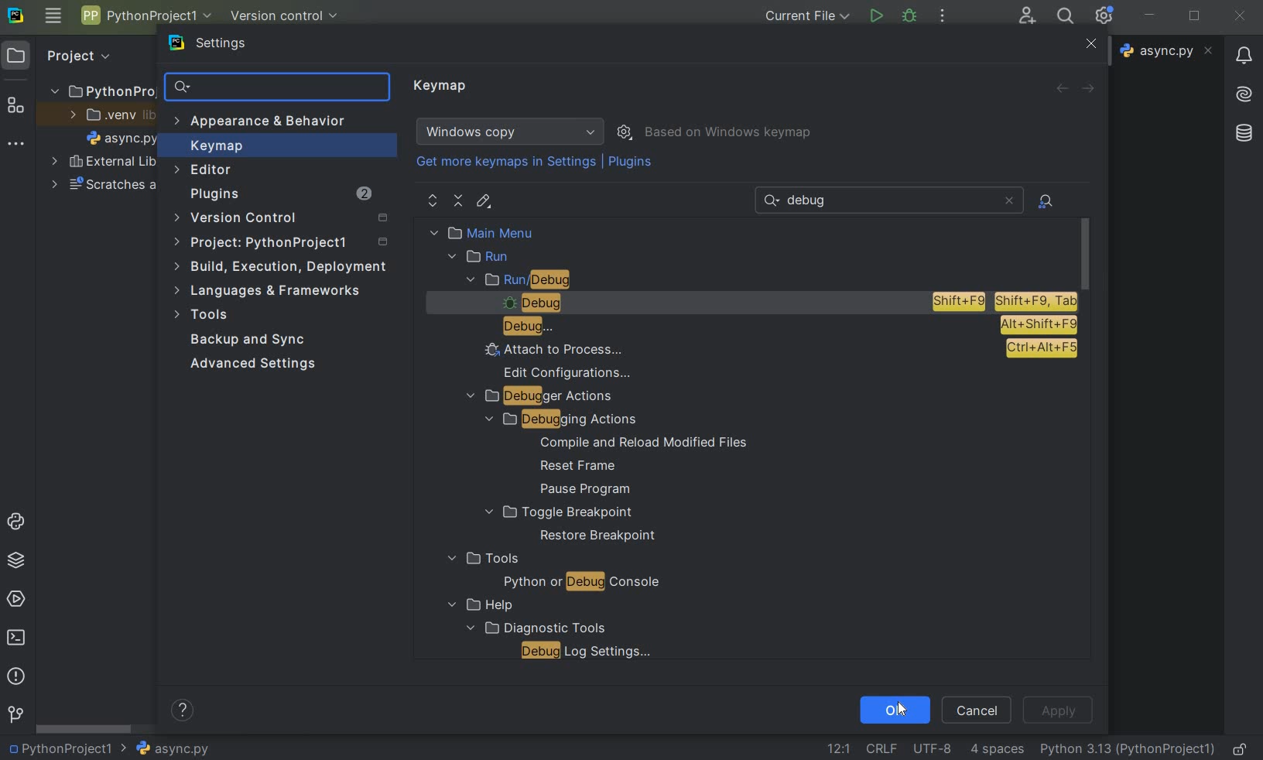 The width and height of the screenshot is (1263, 760). Describe the element at coordinates (248, 341) in the screenshot. I see `backup and sync` at that location.